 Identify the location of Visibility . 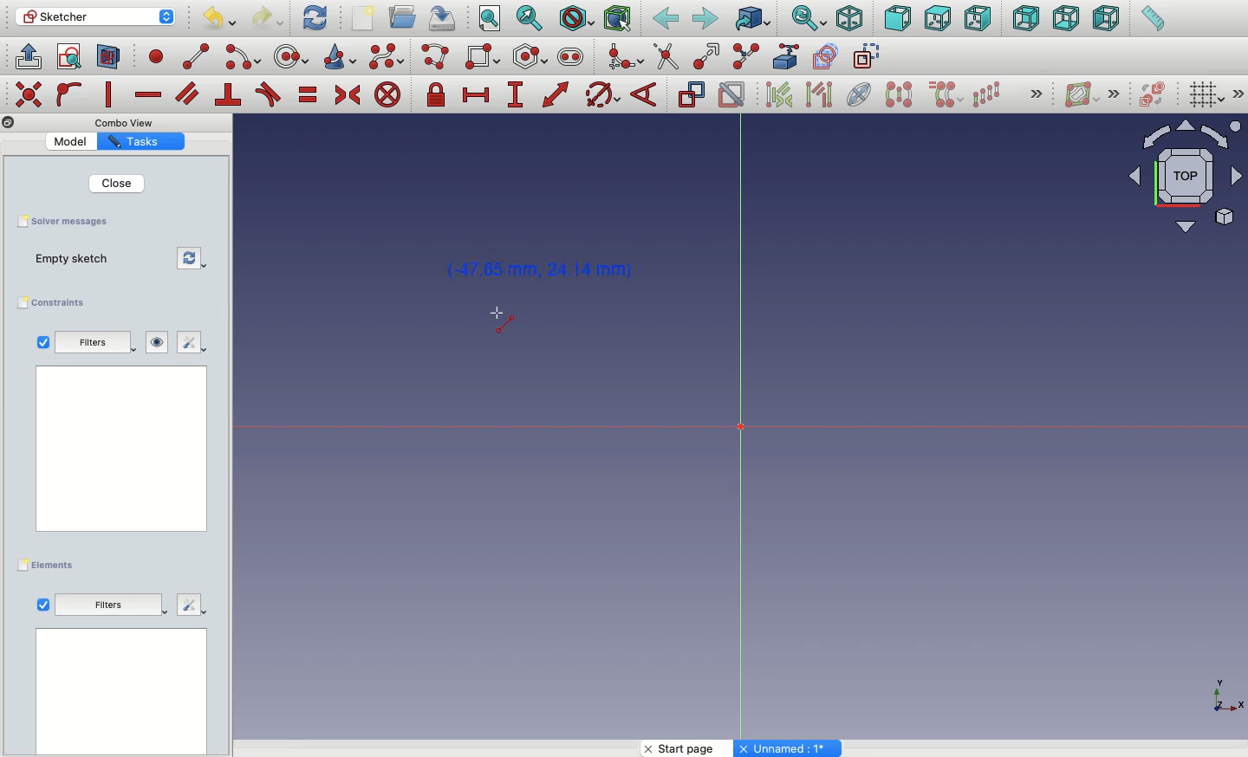
(158, 340).